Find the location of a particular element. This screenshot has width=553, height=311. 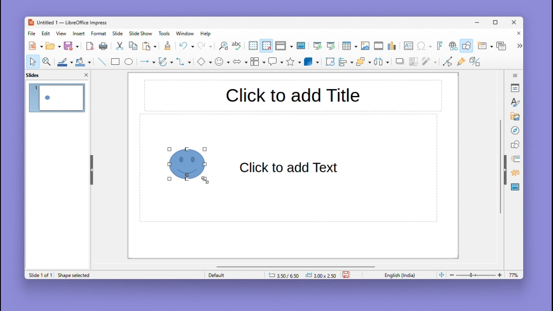

copy format is located at coordinates (167, 47).